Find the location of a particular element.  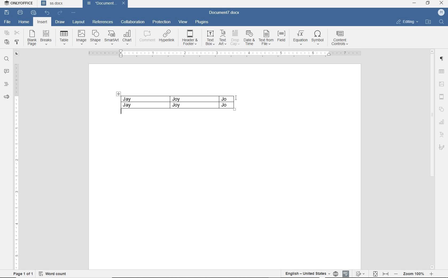

TABLE is located at coordinates (165, 103).